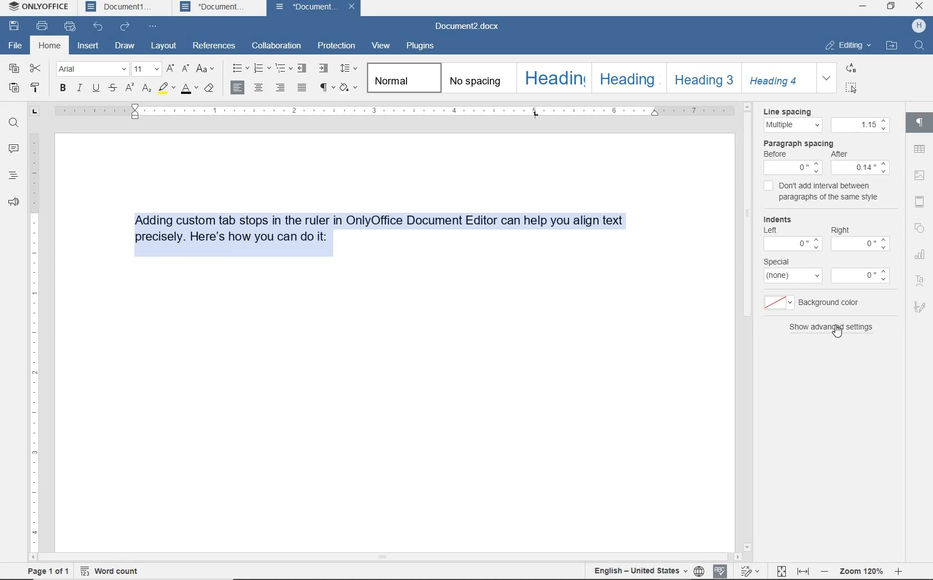 This screenshot has height=580, width=933. I want to click on table, so click(920, 149).